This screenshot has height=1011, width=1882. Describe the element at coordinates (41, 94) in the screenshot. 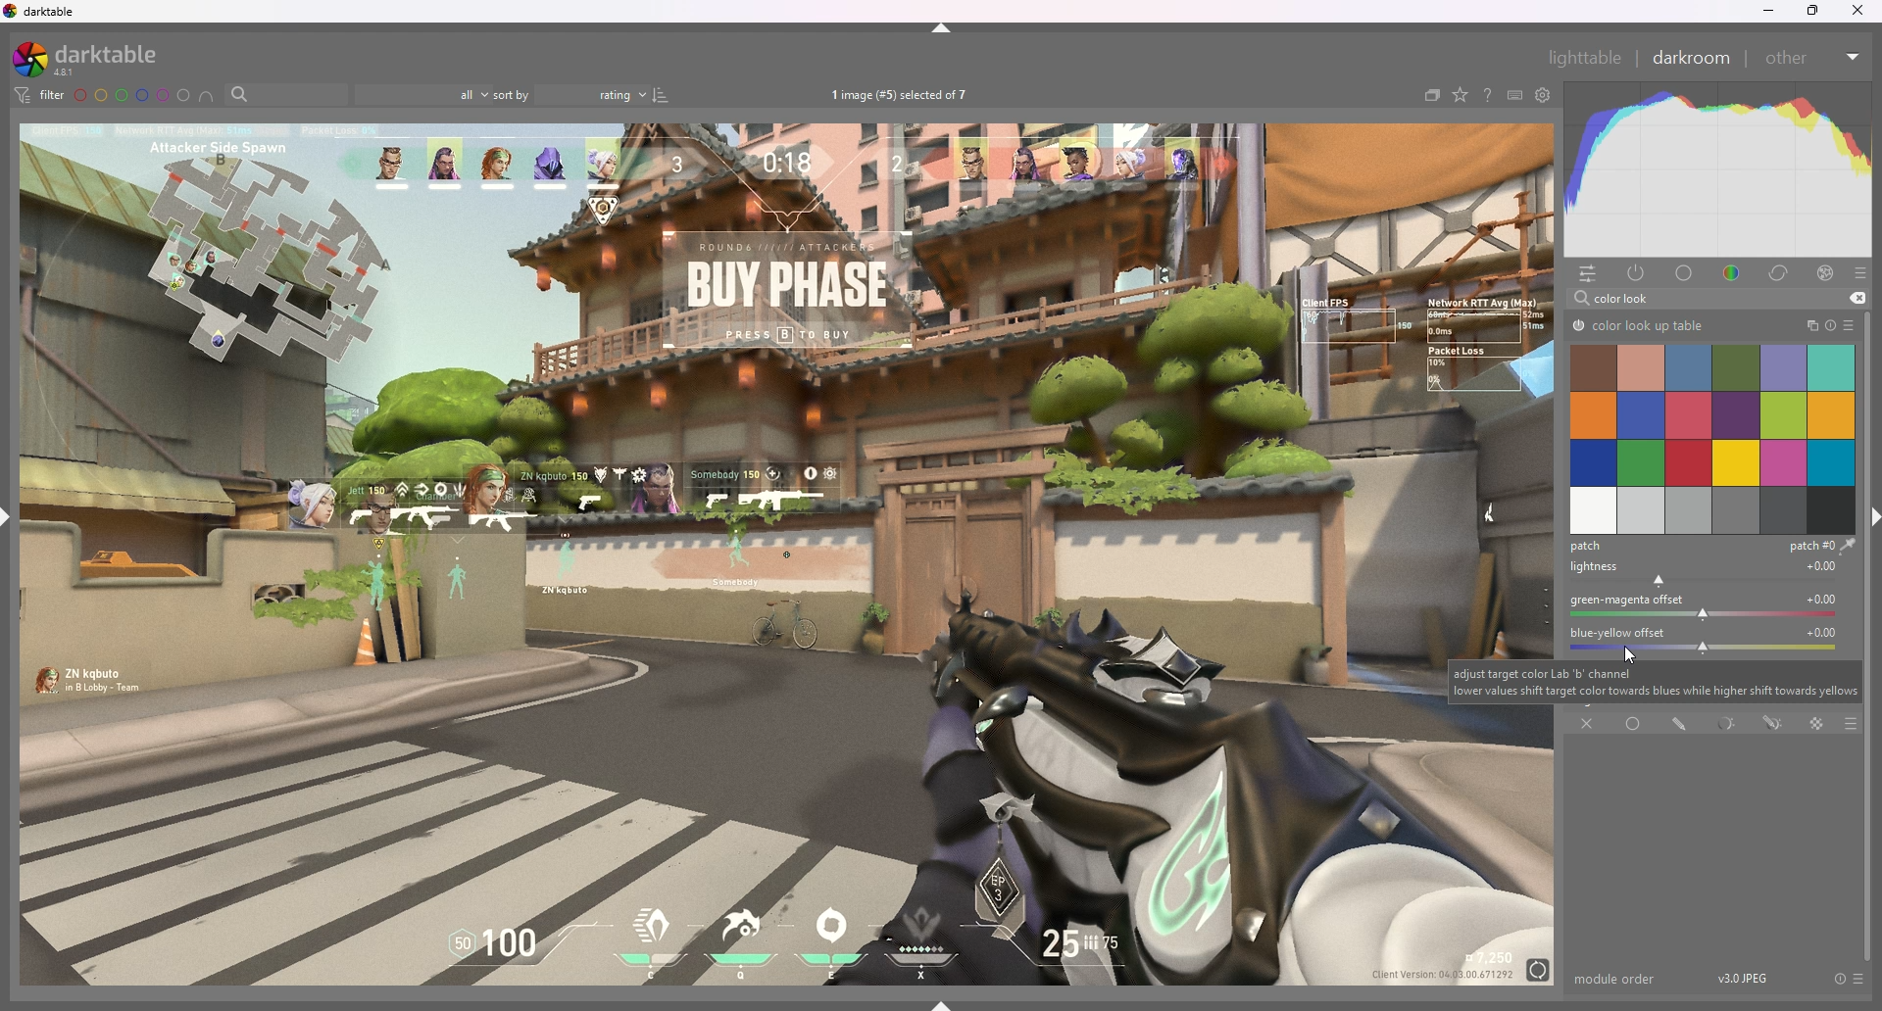

I see `filter` at that location.